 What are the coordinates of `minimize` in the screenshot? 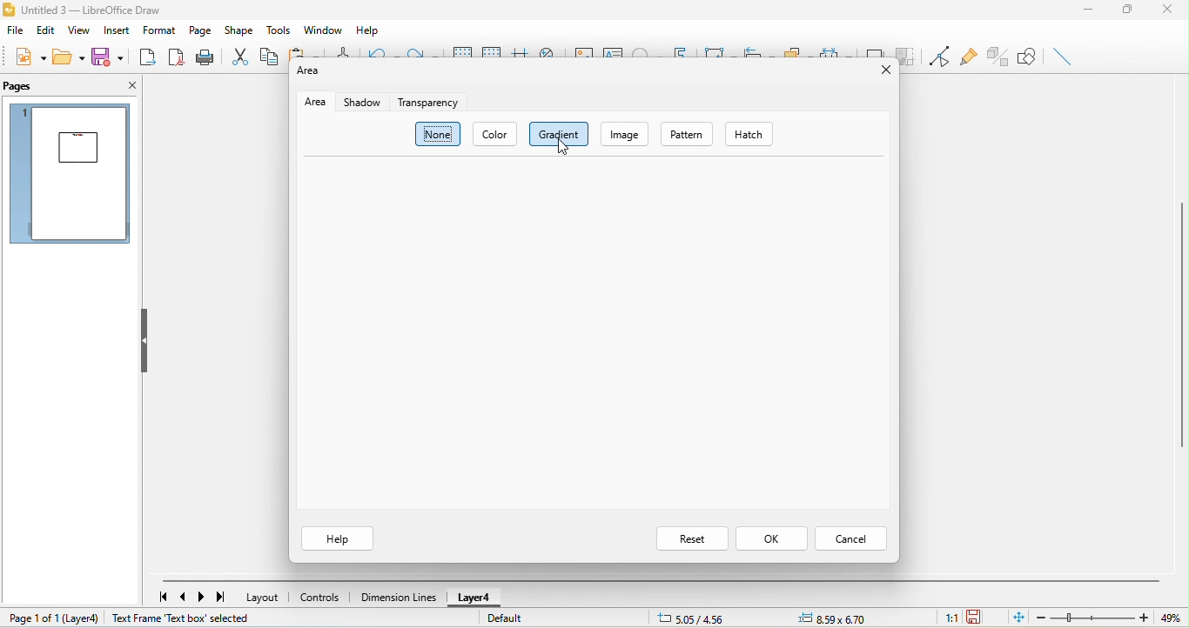 It's located at (1091, 10).